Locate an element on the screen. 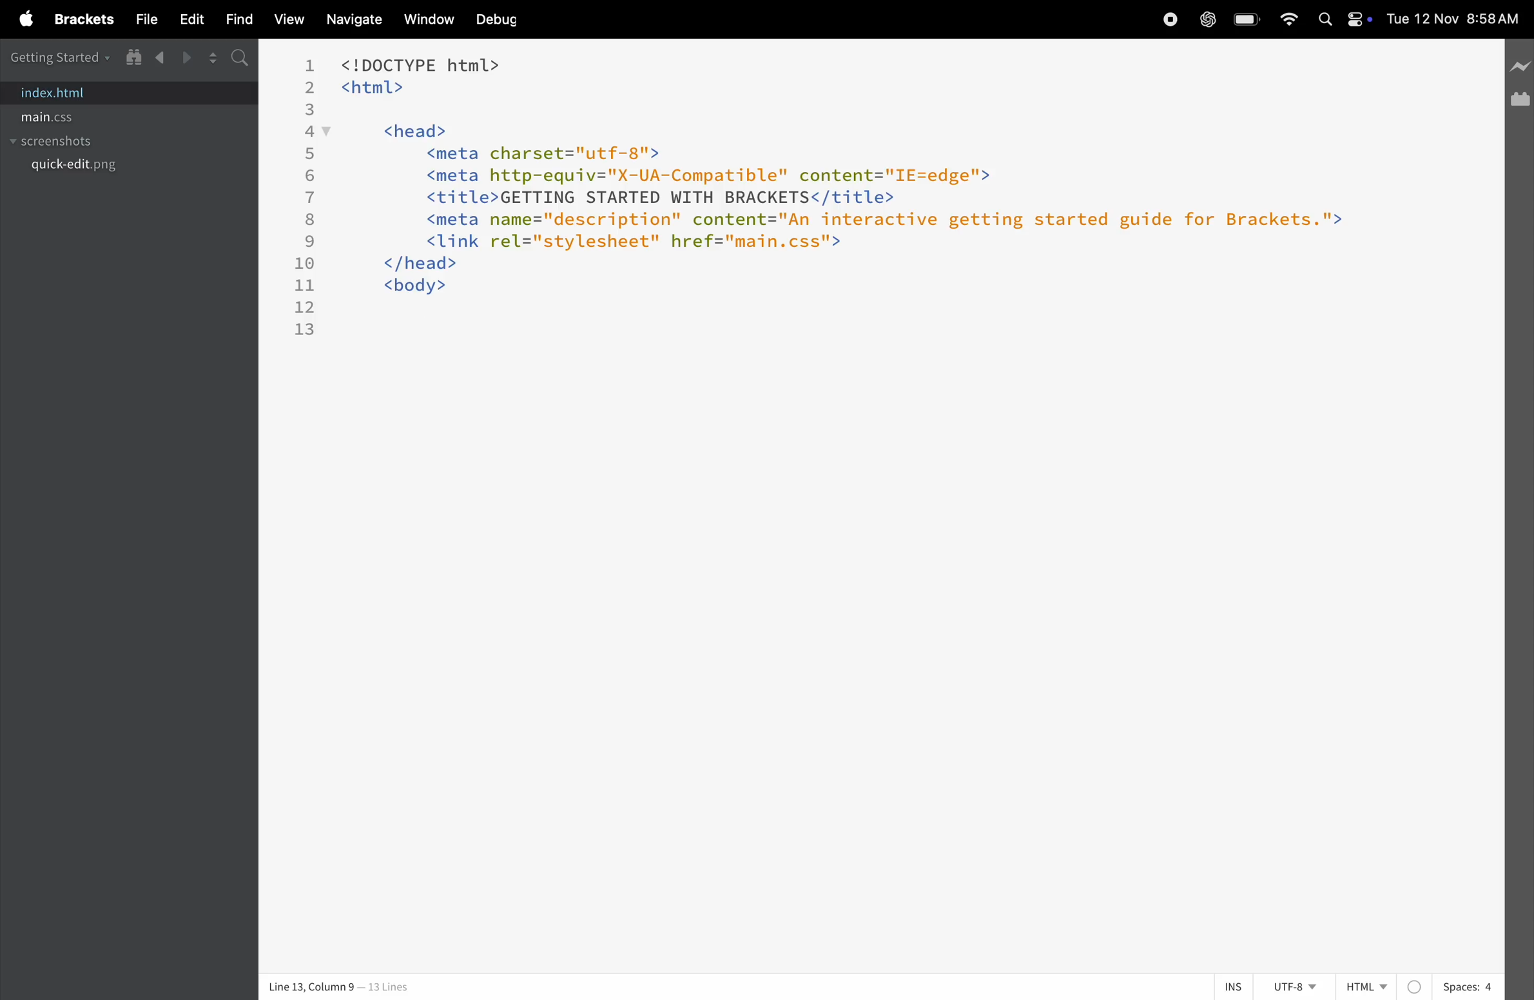  record is located at coordinates (1165, 20).